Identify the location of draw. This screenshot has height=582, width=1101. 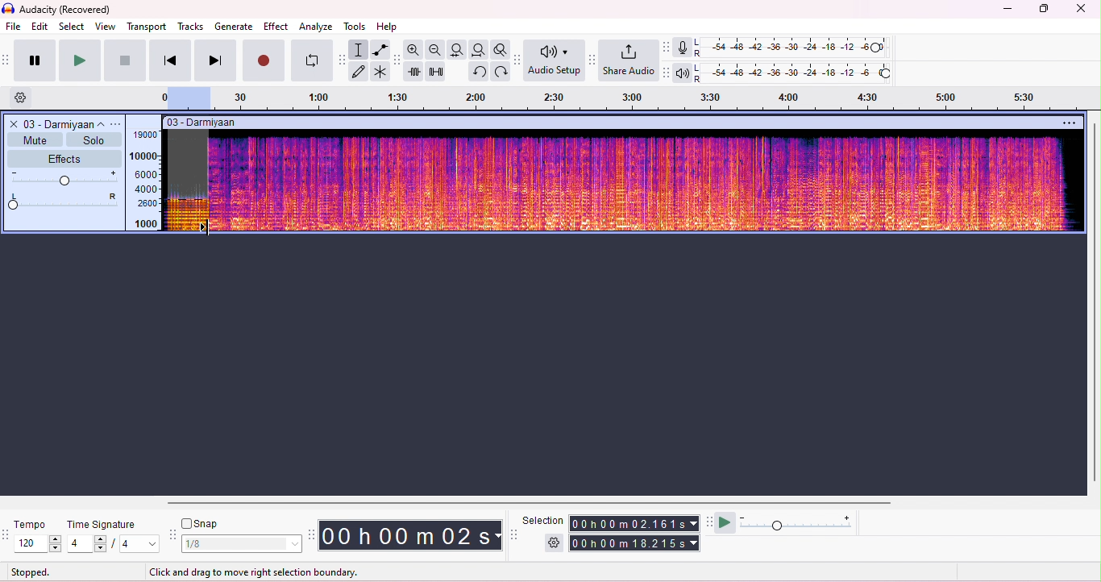
(360, 71).